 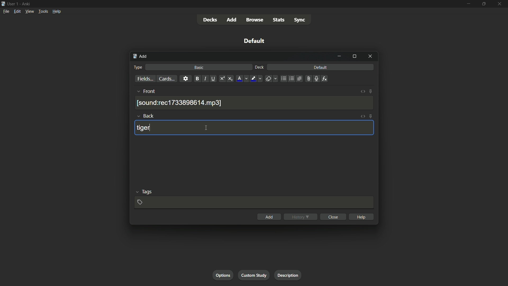 What do you see at coordinates (140, 202) in the screenshot?
I see `add tag` at bounding box center [140, 202].